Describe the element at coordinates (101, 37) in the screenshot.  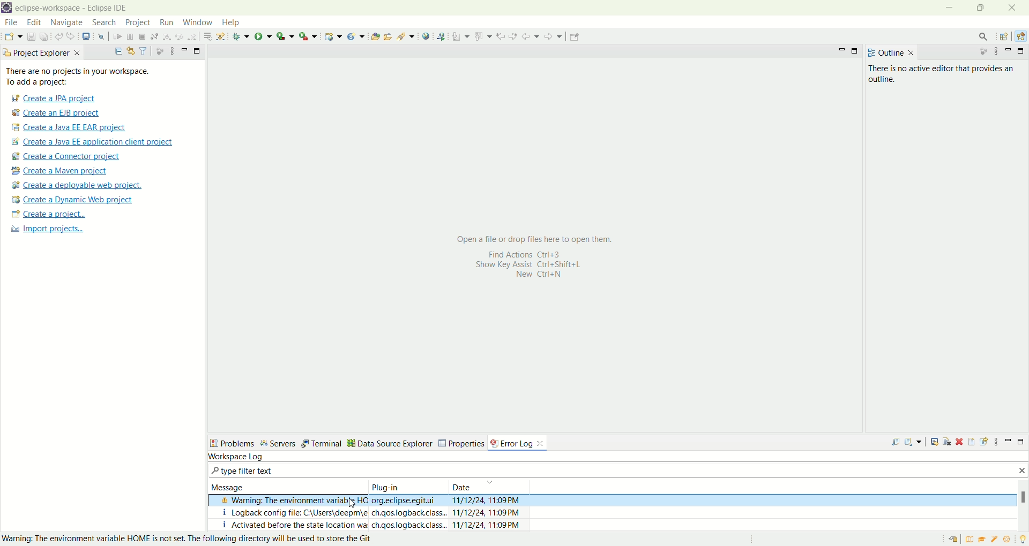
I see `skip all the breakpoints` at that location.